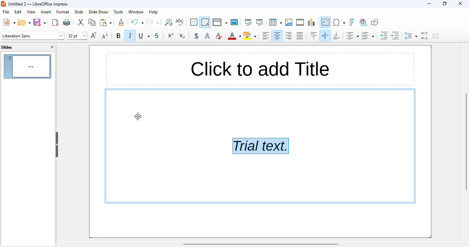  Describe the element at coordinates (157, 35) in the screenshot. I see `strikethrough` at that location.